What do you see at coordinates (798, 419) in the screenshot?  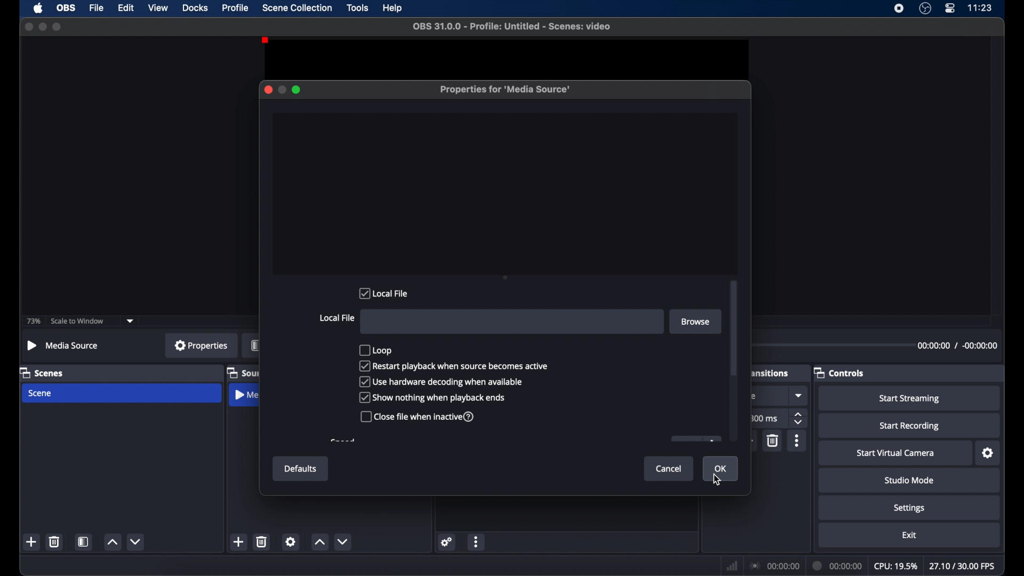 I see `stepper buttons` at bounding box center [798, 419].